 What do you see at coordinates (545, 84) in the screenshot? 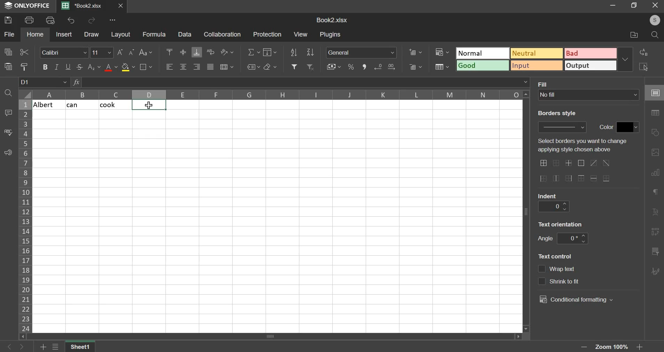
I see `text` at bounding box center [545, 84].